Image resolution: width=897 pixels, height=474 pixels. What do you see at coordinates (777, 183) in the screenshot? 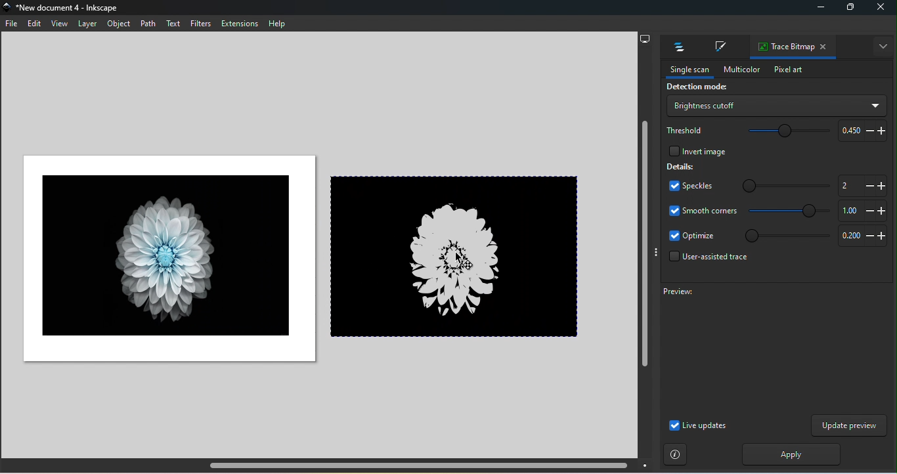
I see `Speckles slide bar` at bounding box center [777, 183].